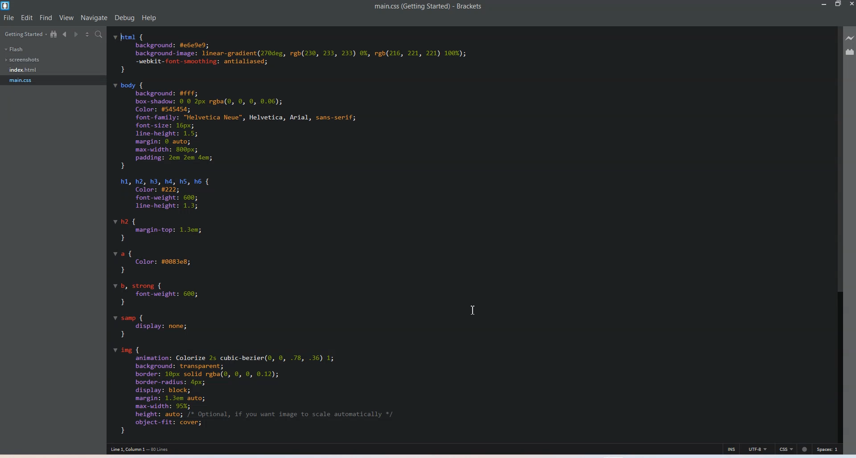 The height and width of the screenshot is (458, 856). What do you see at coordinates (124, 18) in the screenshot?
I see `Debug` at bounding box center [124, 18].